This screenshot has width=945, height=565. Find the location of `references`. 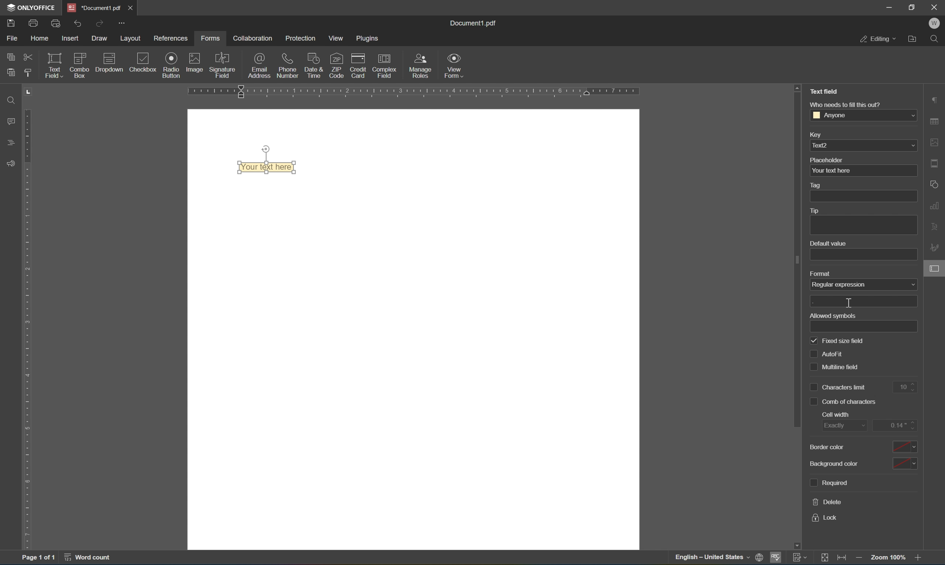

references is located at coordinates (173, 38).